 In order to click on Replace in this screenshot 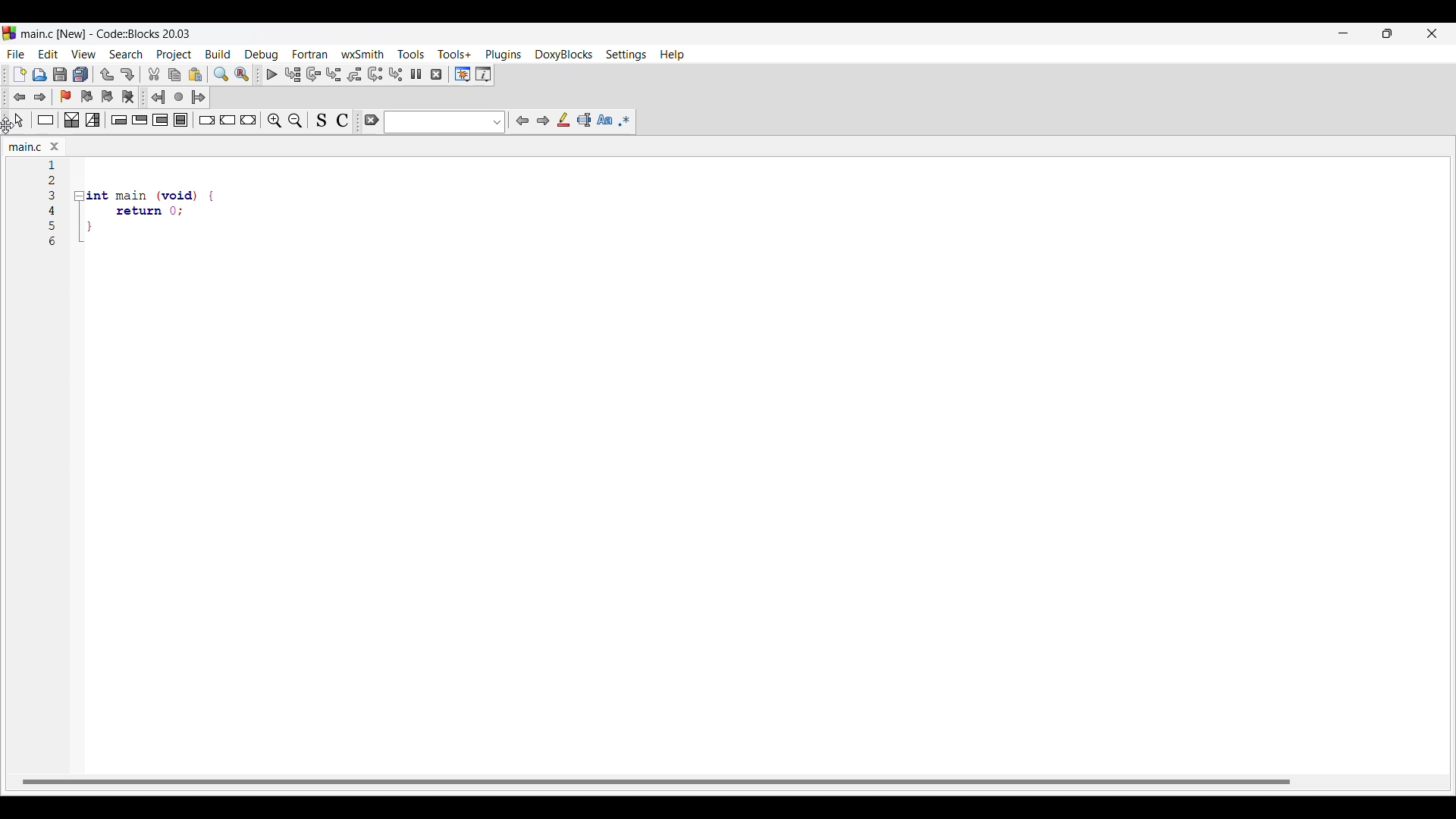, I will do `click(242, 74)`.